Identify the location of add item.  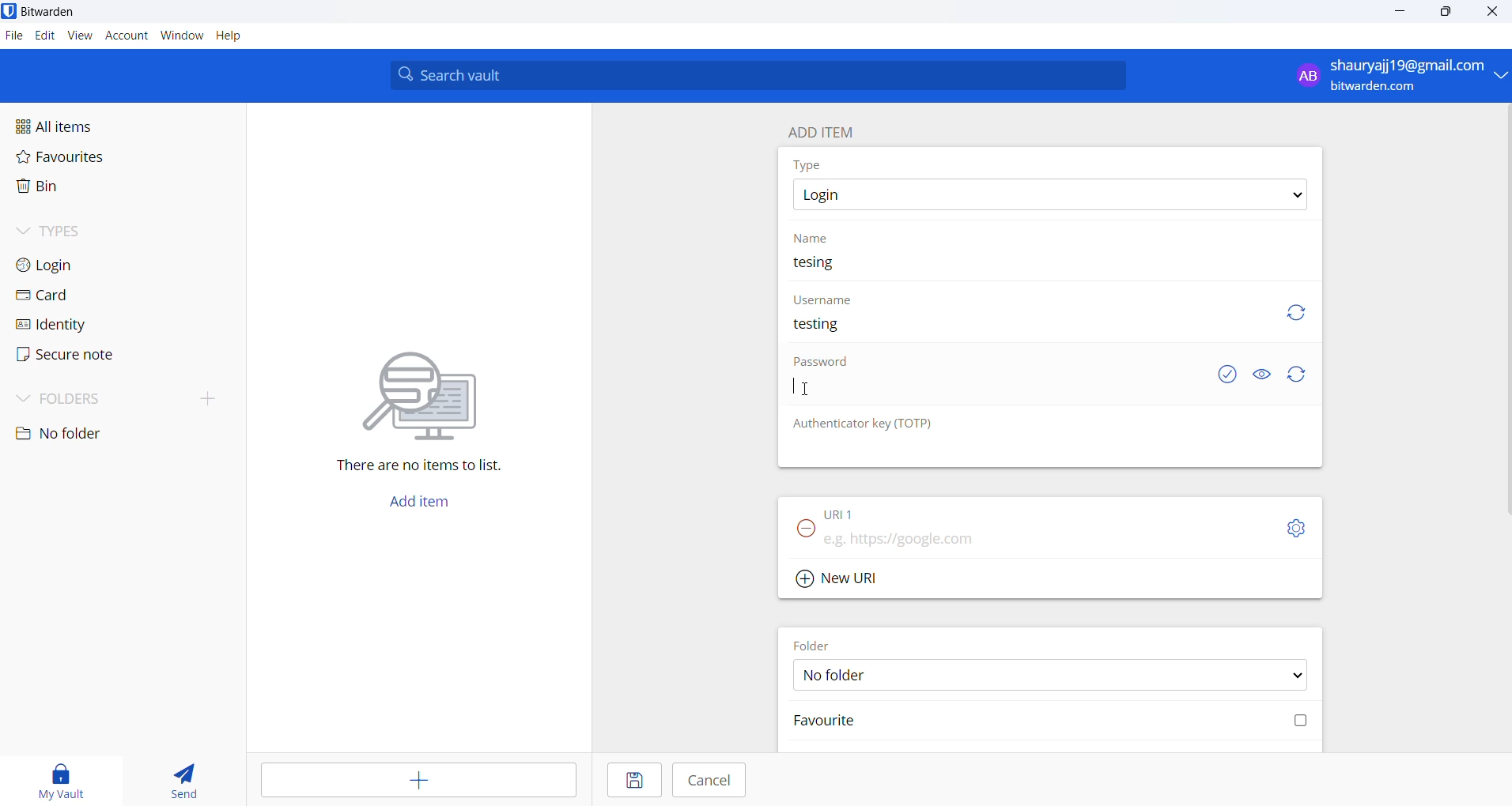
(422, 783).